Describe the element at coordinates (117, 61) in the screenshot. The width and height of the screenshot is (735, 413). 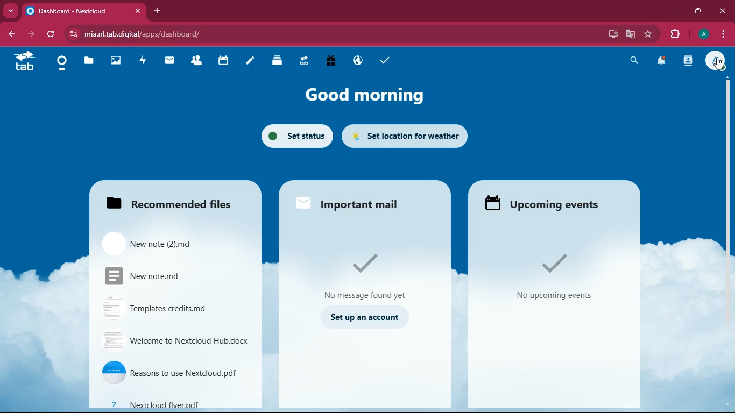
I see `images` at that location.